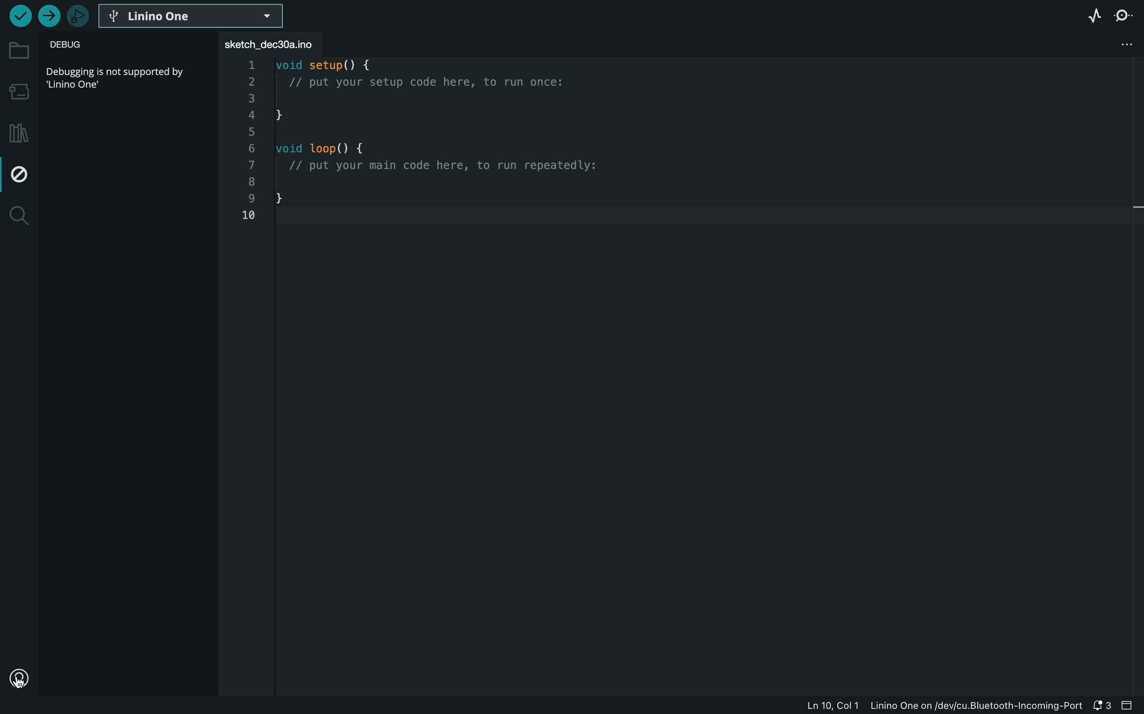  I want to click on close slide bar, so click(1127, 705).